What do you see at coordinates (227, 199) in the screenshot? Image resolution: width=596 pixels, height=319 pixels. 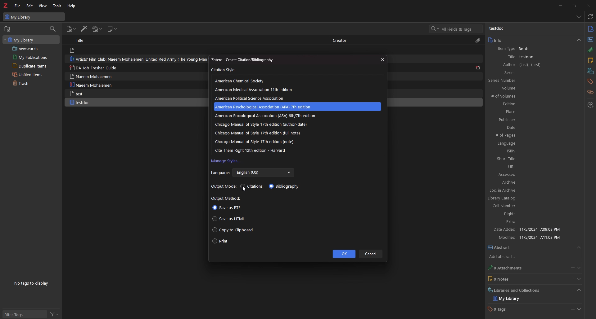 I see `Output method:` at bounding box center [227, 199].